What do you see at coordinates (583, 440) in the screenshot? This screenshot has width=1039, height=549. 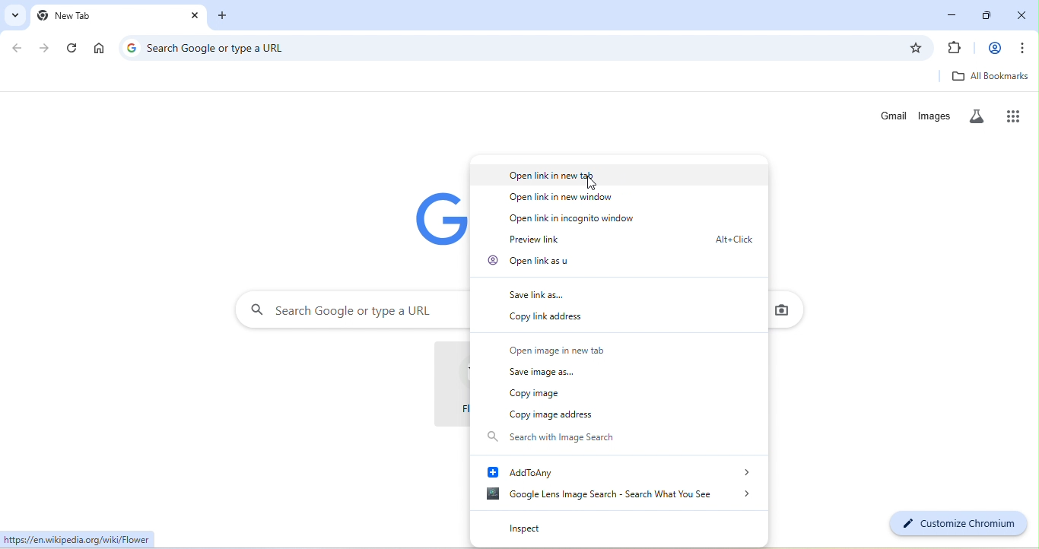 I see `search with image search` at bounding box center [583, 440].